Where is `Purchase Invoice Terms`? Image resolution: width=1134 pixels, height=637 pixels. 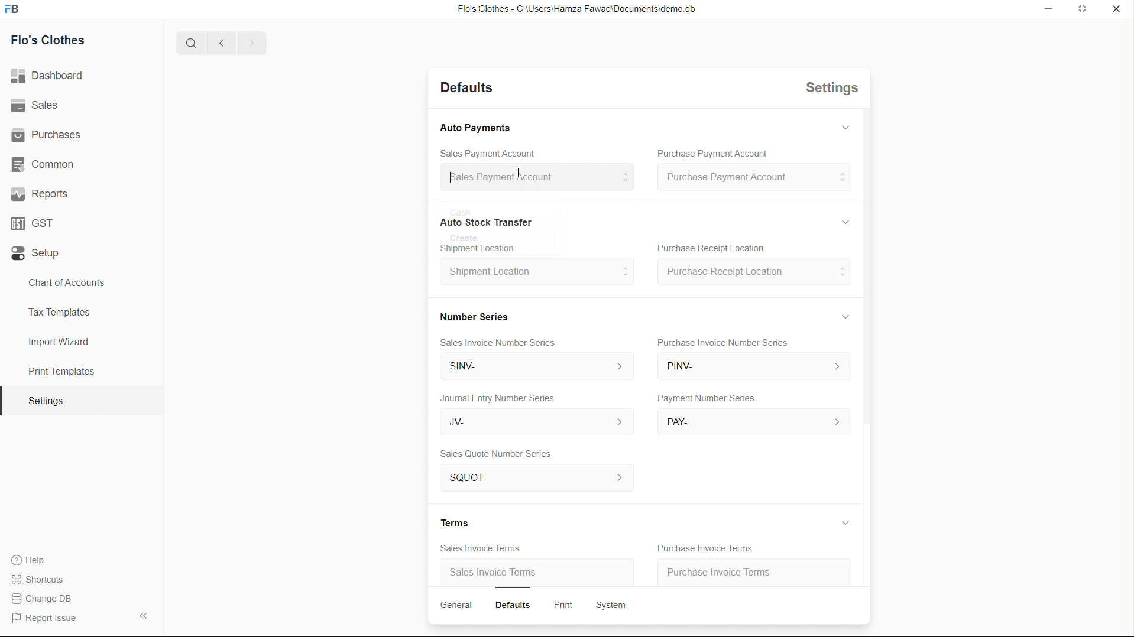
Purchase Invoice Terms is located at coordinates (737, 571).